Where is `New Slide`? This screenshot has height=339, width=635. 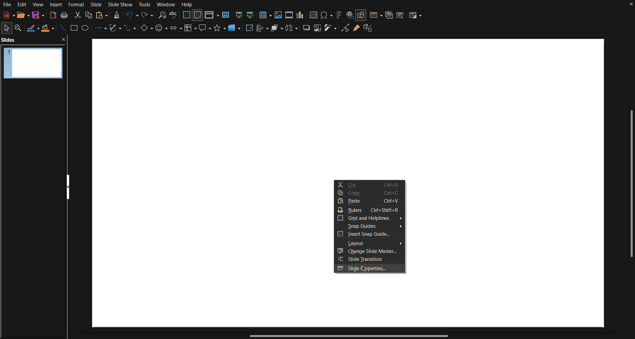 New Slide is located at coordinates (375, 14).